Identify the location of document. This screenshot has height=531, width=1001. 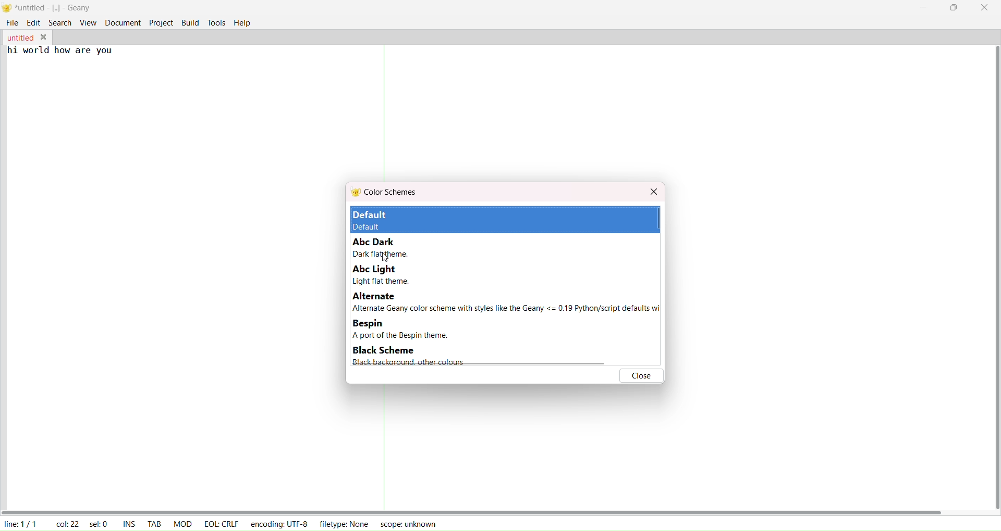
(123, 21).